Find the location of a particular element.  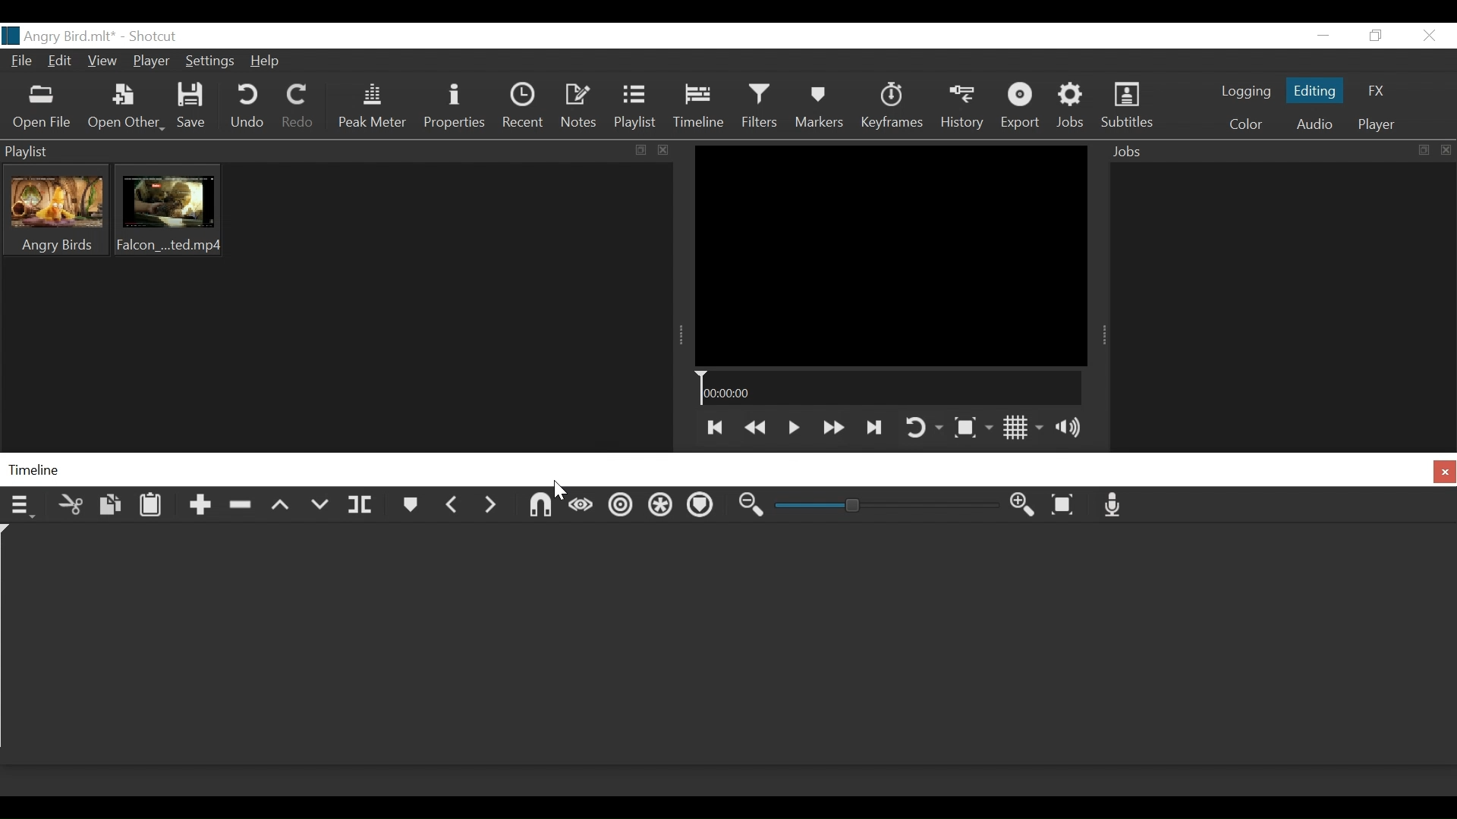

Toggle player on looping is located at coordinates (924, 427).